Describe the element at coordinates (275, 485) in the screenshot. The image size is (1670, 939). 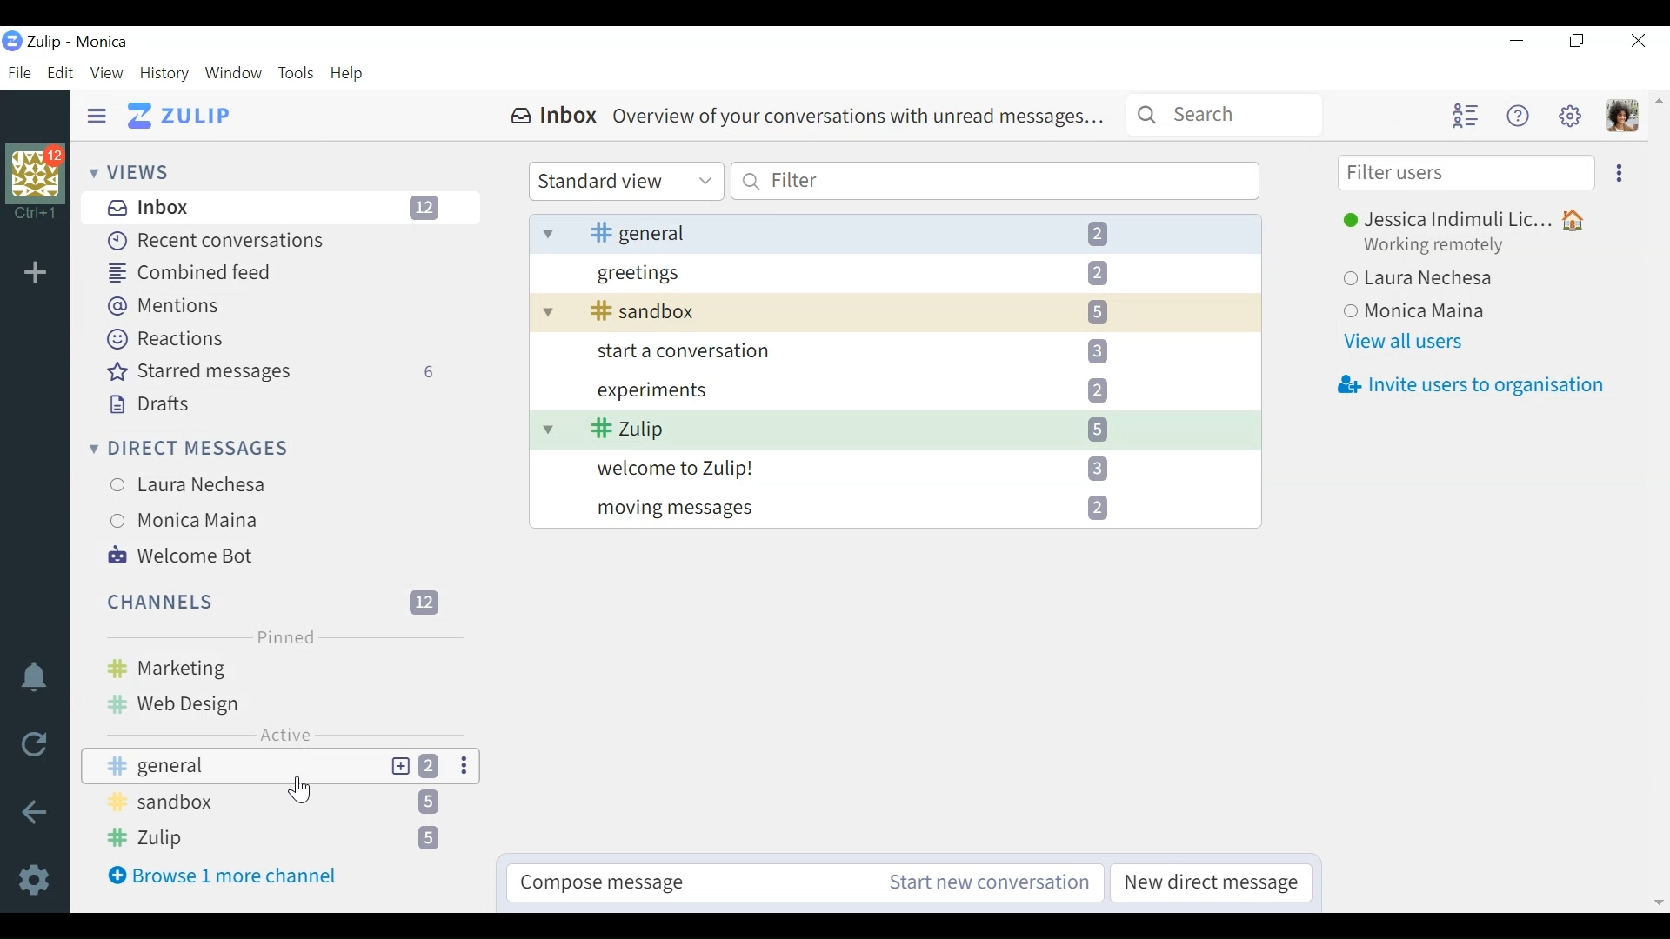
I see `Laura Nechesa` at that location.